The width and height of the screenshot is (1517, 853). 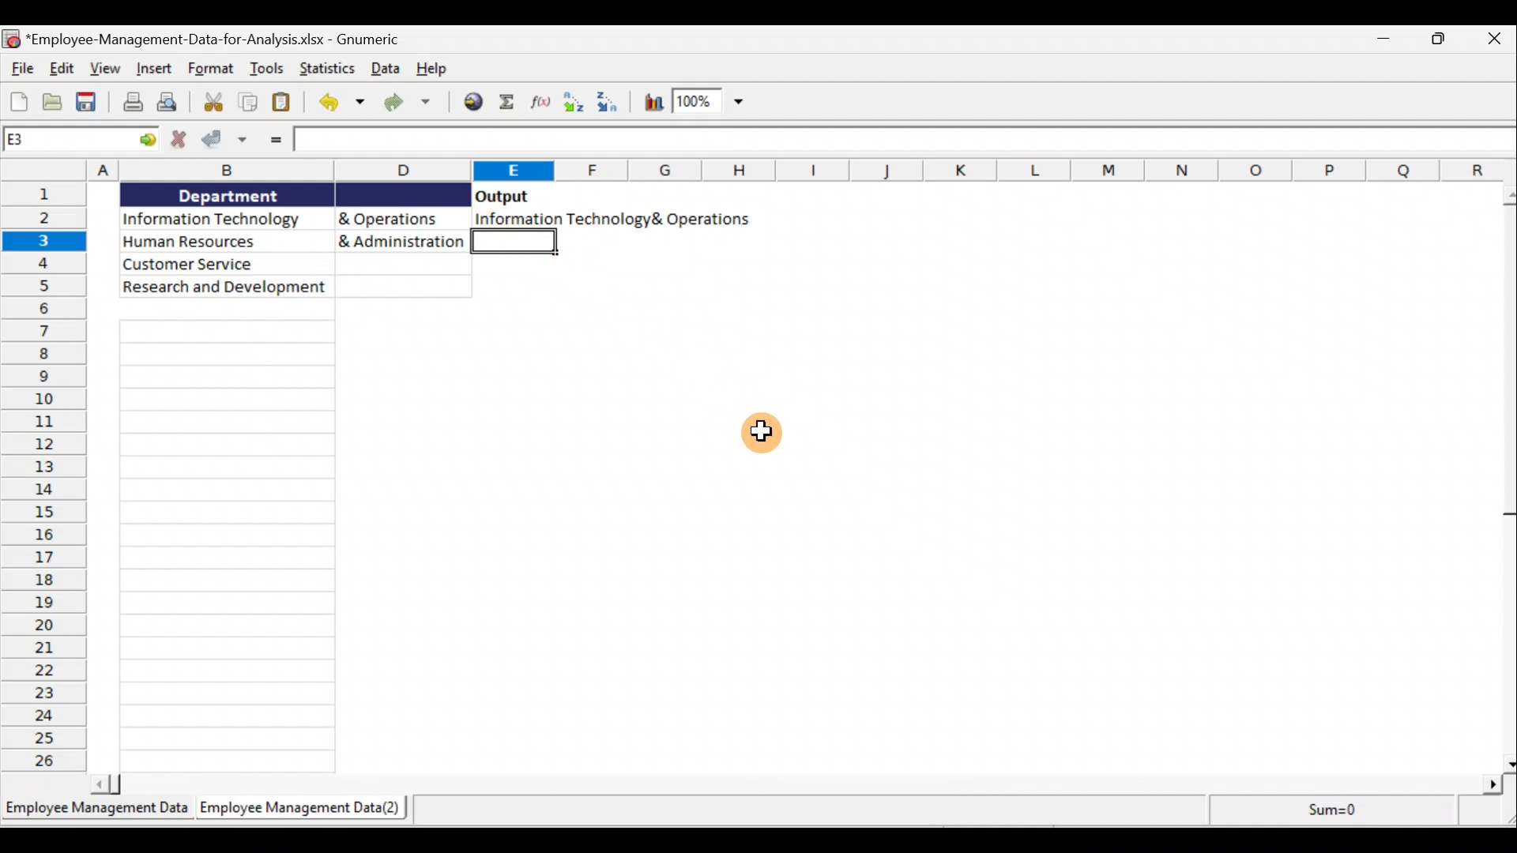 What do you see at coordinates (231, 548) in the screenshot?
I see `column` at bounding box center [231, 548].